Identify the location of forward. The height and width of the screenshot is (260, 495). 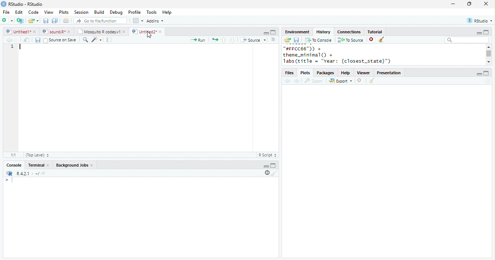
(16, 40).